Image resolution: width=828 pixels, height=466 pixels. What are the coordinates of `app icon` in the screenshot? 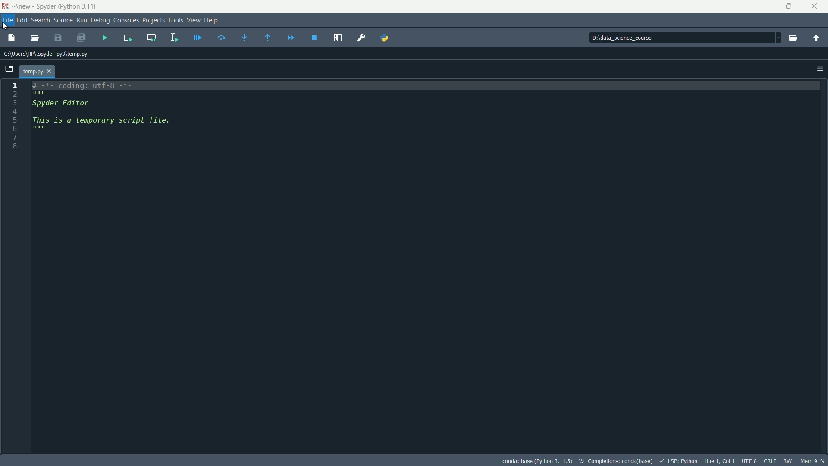 It's located at (5, 6).